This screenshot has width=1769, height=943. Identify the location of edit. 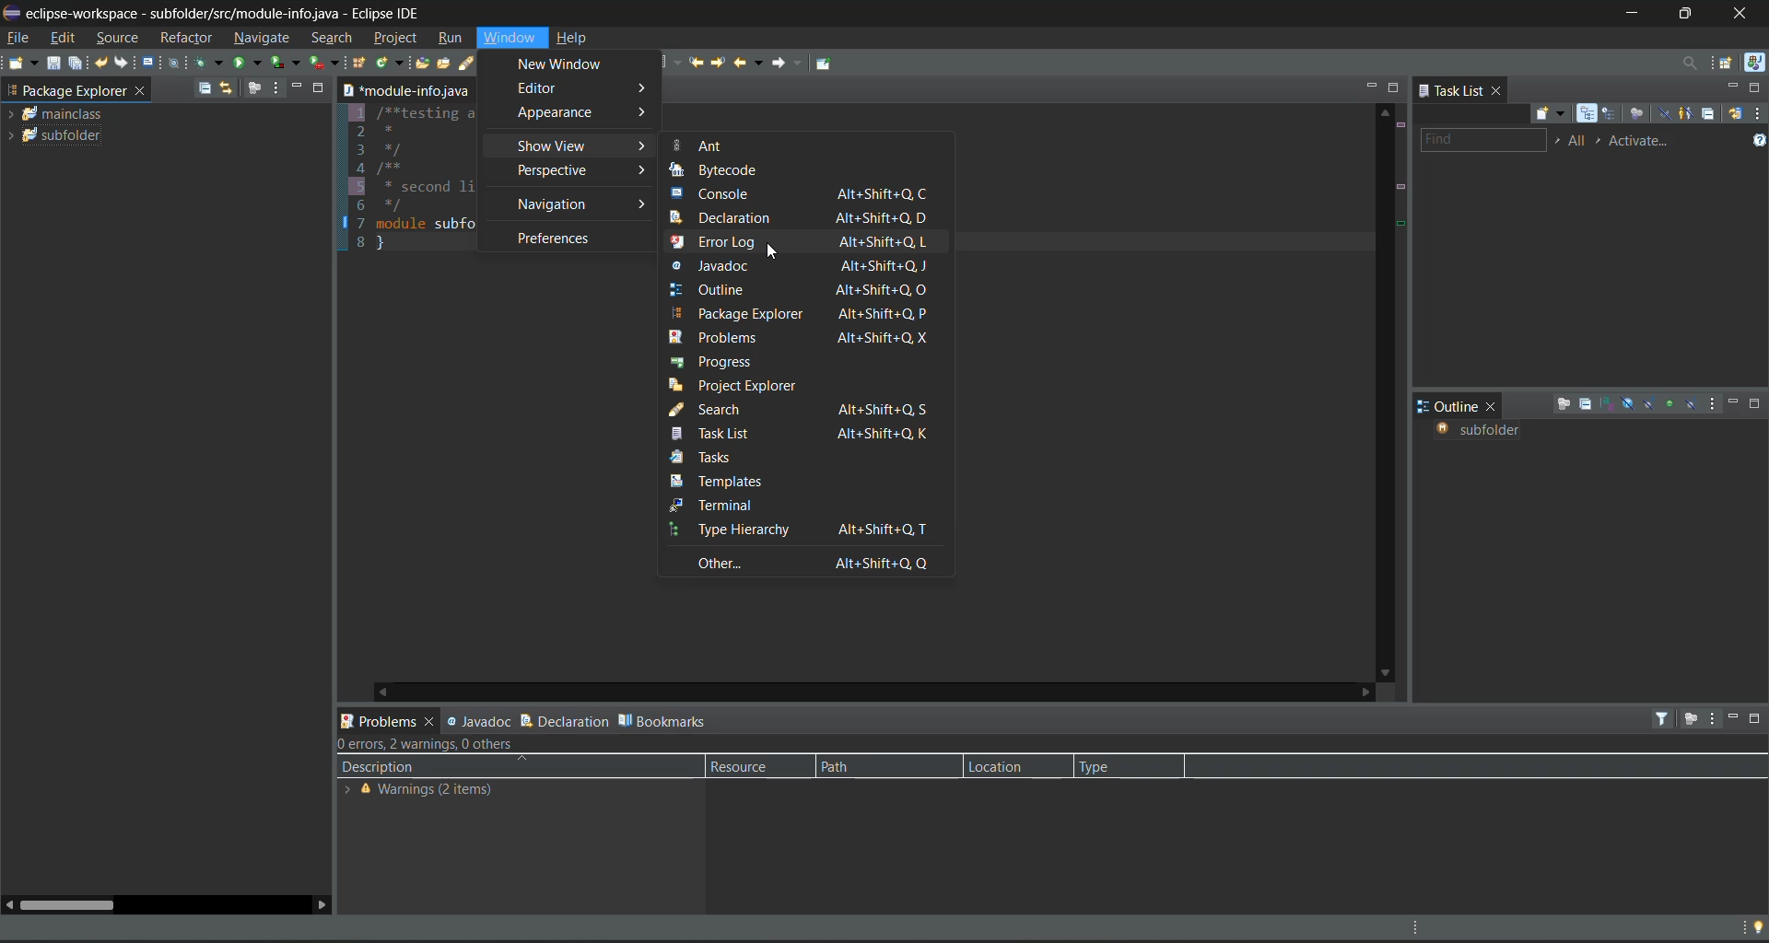
(66, 39).